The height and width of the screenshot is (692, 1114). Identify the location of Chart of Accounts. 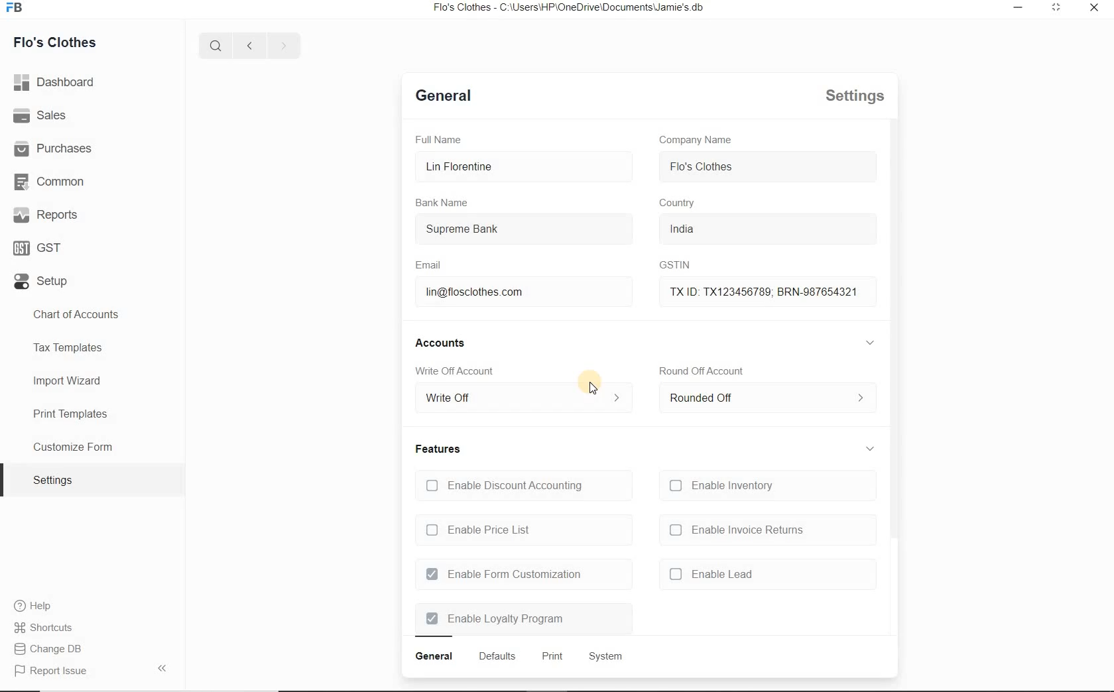
(82, 315).